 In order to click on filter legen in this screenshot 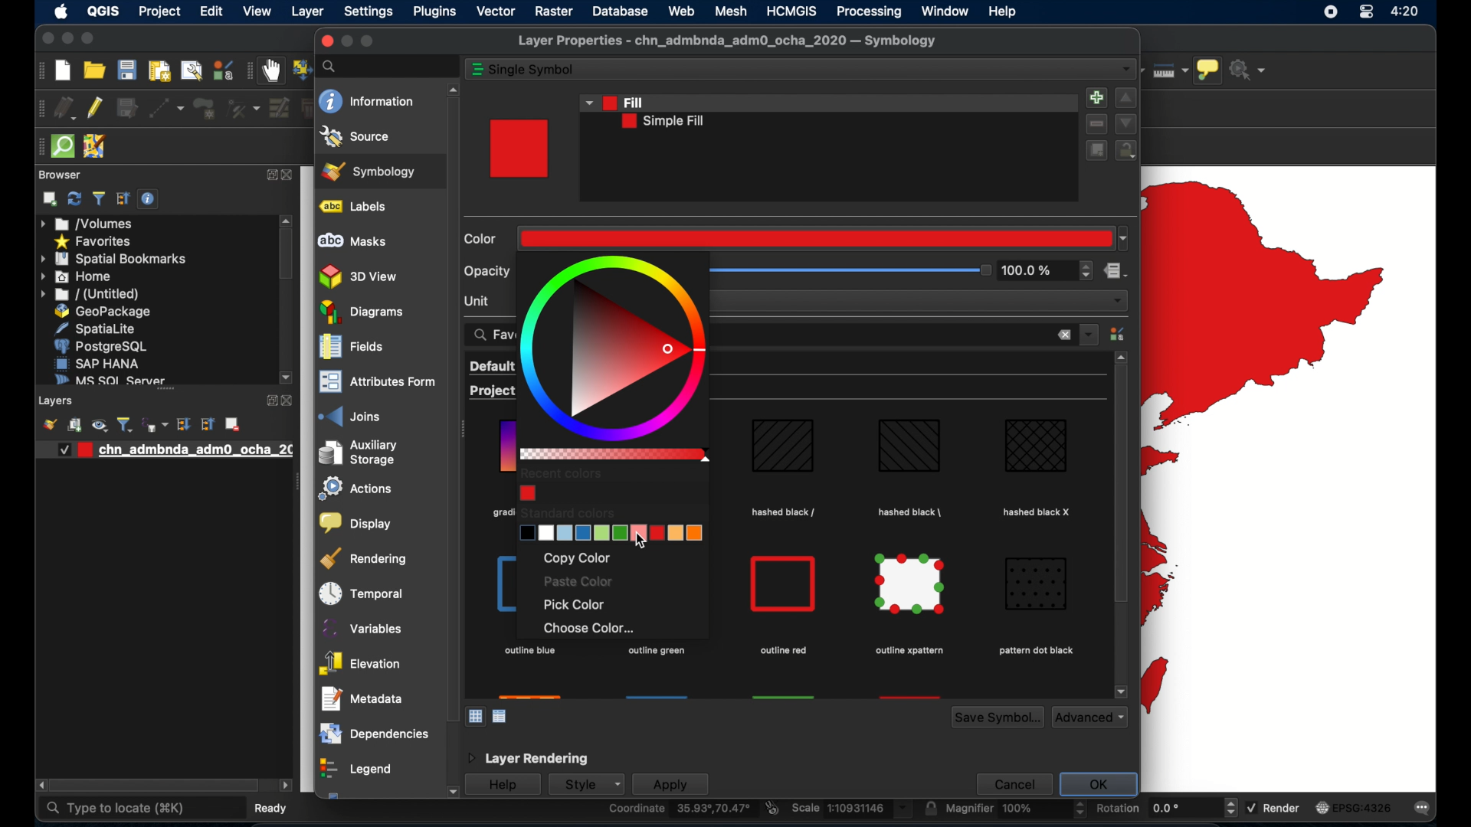, I will do `click(125, 424)`.